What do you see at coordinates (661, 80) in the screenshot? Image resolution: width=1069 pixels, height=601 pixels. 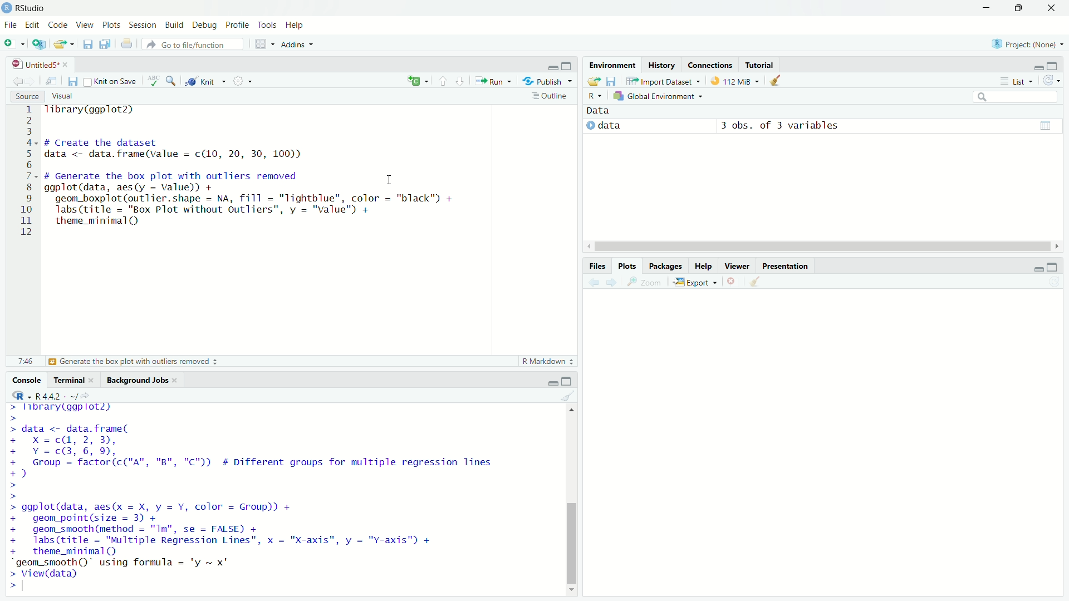 I see `import Dataset` at bounding box center [661, 80].